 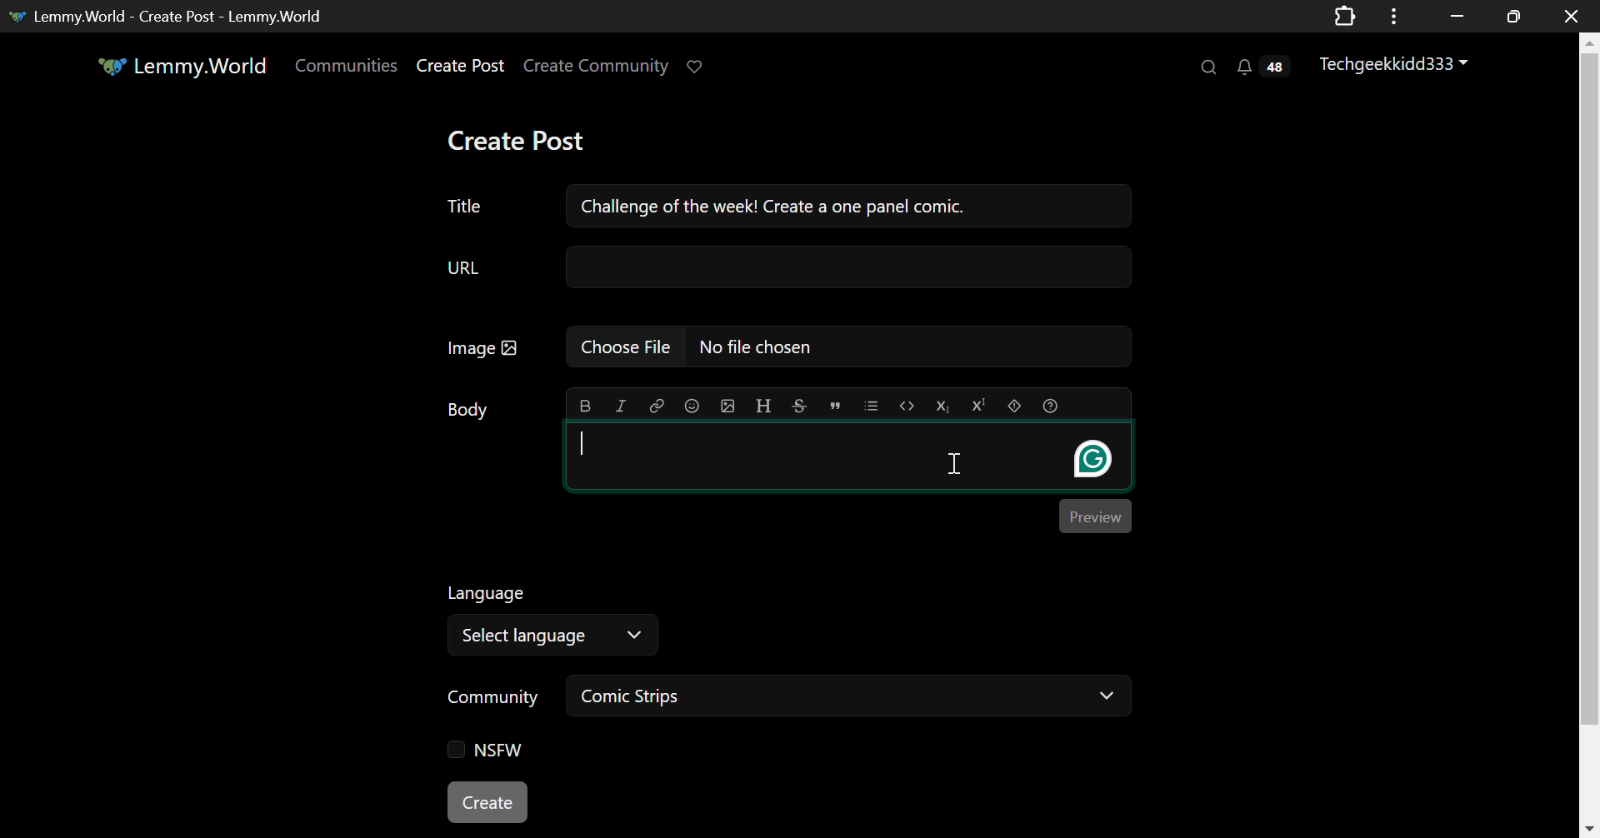 I want to click on Create Post, so click(x=462, y=68).